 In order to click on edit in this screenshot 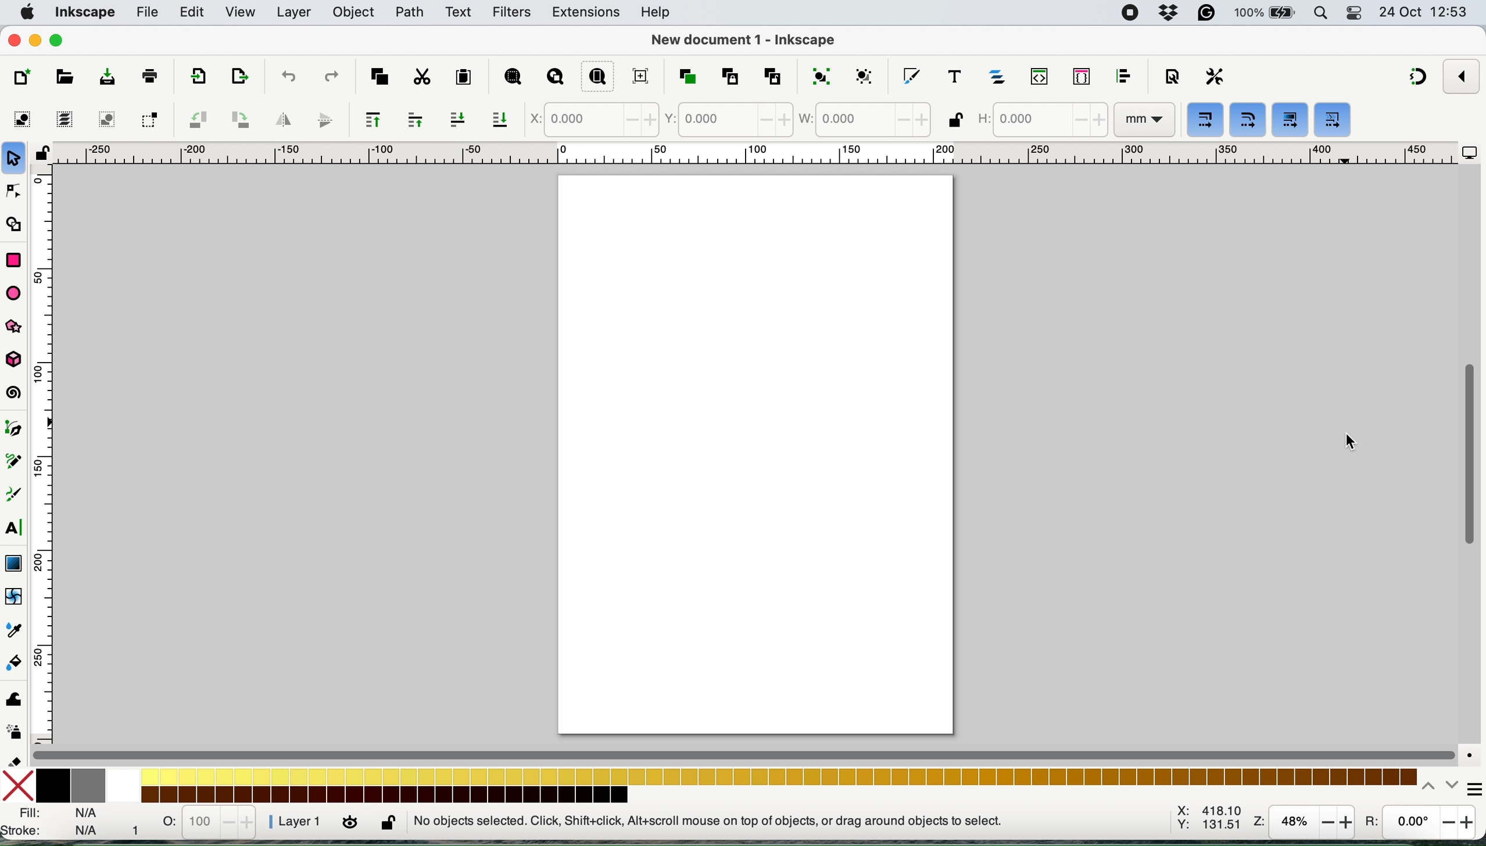, I will do `click(196, 14)`.